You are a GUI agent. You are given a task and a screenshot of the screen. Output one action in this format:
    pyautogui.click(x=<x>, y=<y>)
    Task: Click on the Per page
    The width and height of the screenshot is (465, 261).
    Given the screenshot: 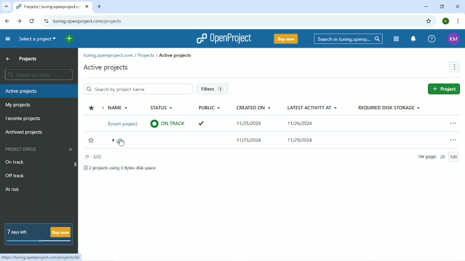 What is the action you would take?
    pyautogui.click(x=439, y=156)
    